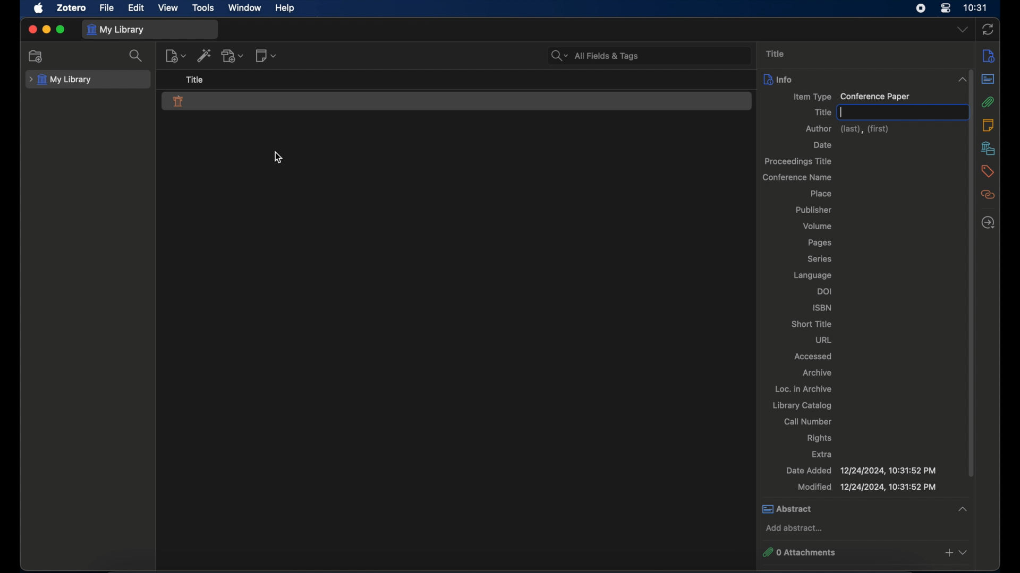 The height and width of the screenshot is (573, 1020). Describe the element at coordinates (810, 324) in the screenshot. I see `short title` at that location.